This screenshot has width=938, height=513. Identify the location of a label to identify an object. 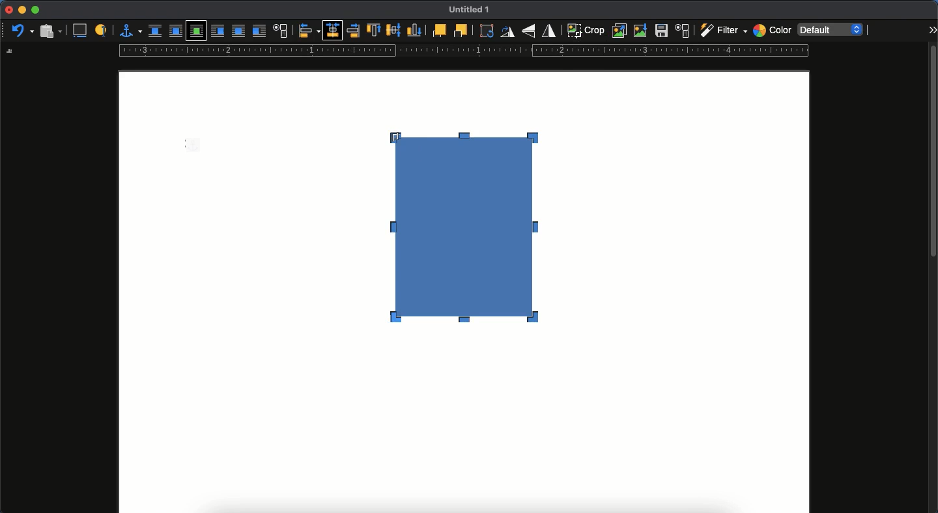
(102, 29).